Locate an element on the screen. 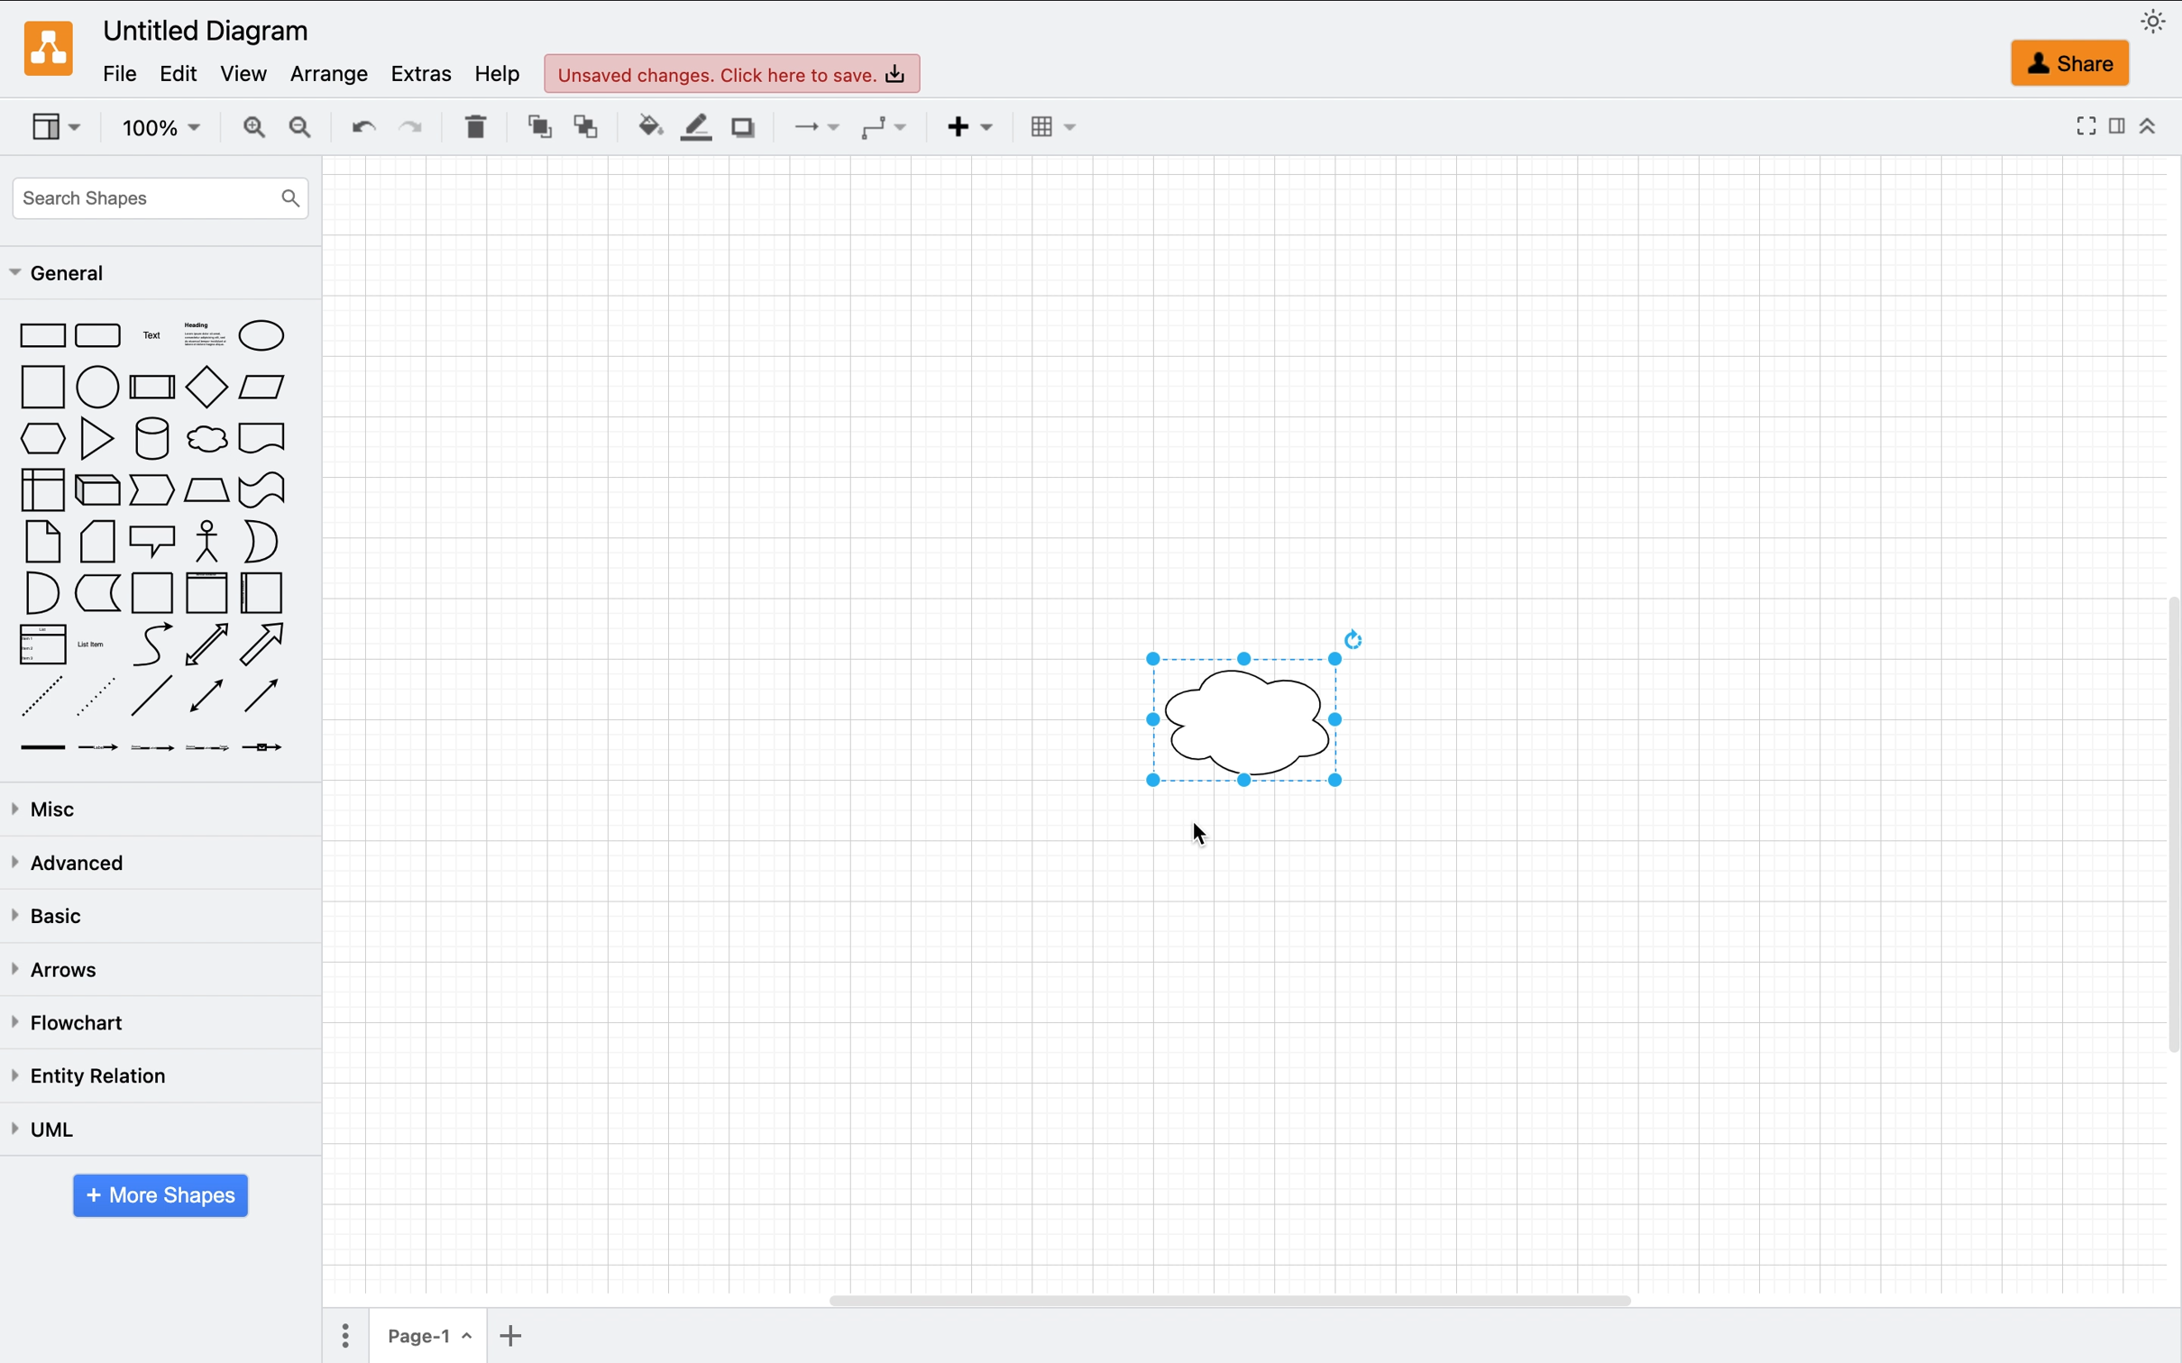  actor is located at coordinates (214, 543).